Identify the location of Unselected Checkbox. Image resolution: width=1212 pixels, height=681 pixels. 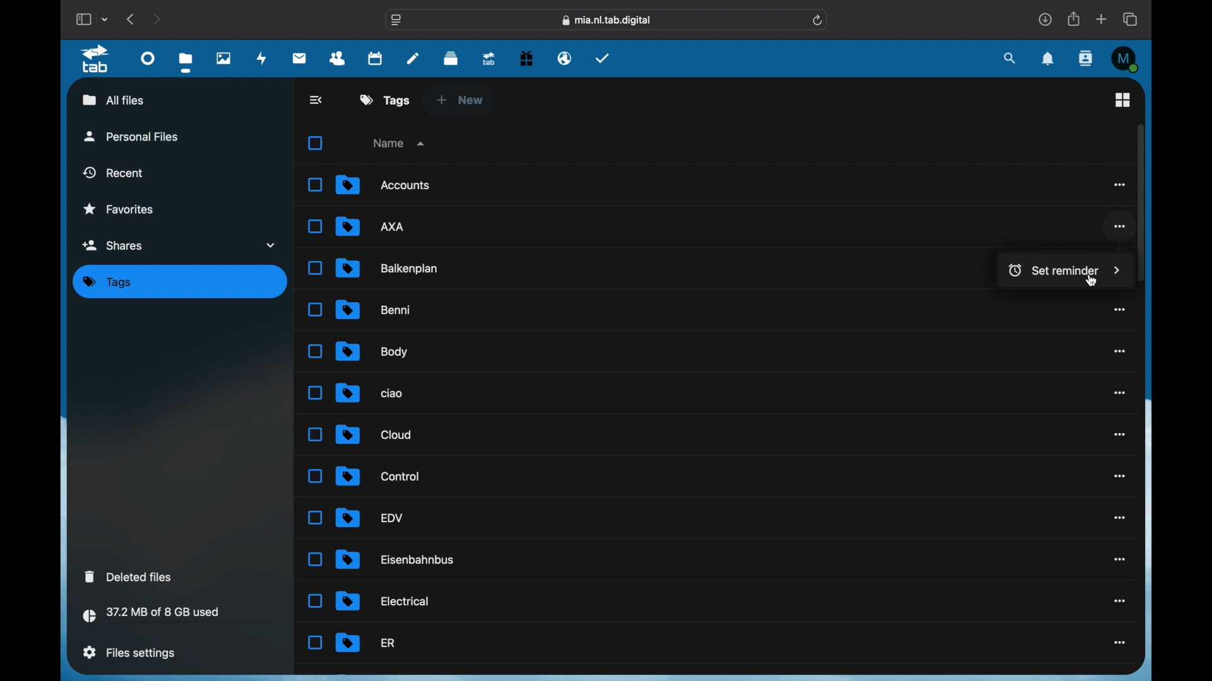
(314, 269).